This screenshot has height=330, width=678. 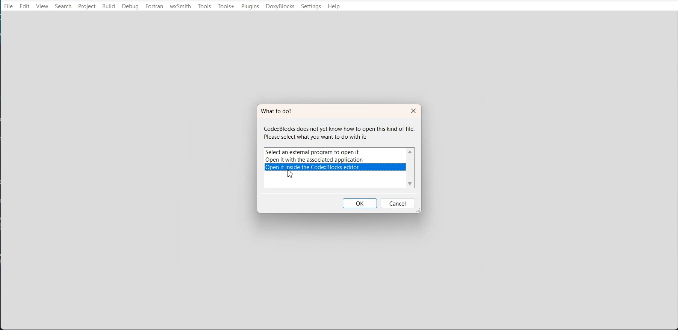 I want to click on Project, so click(x=86, y=6).